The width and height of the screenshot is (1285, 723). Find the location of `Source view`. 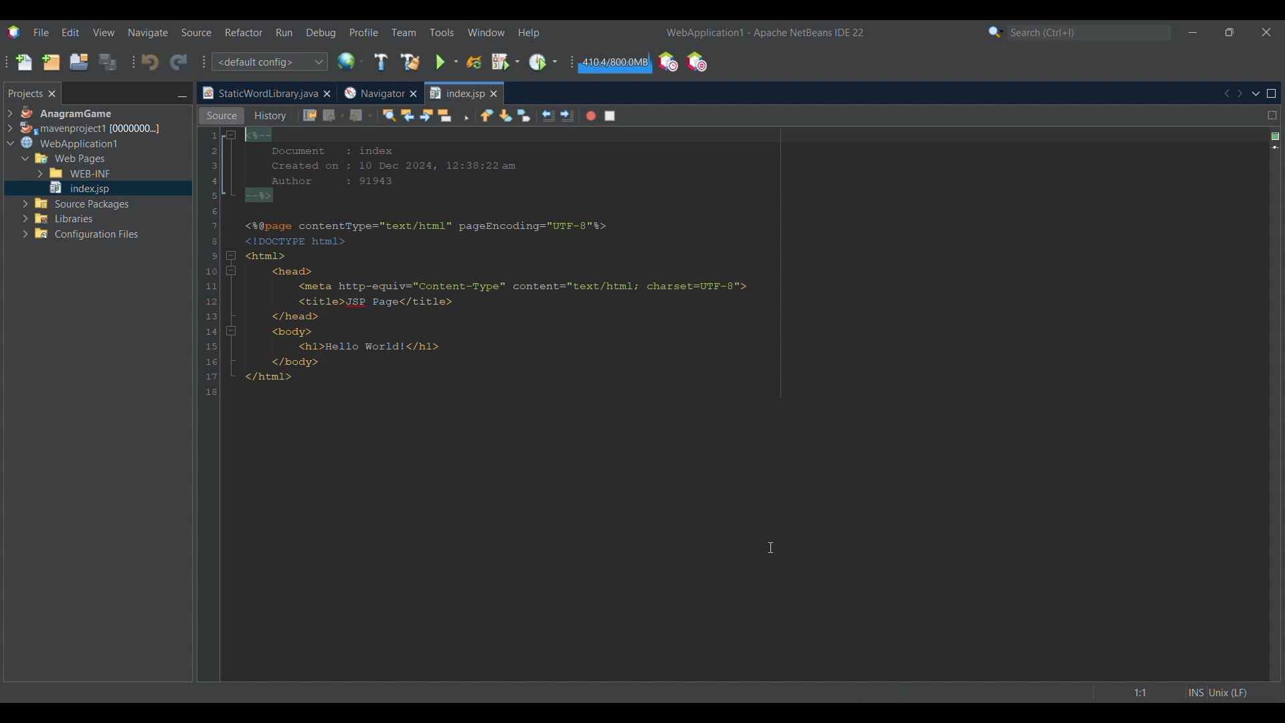

Source view is located at coordinates (222, 116).